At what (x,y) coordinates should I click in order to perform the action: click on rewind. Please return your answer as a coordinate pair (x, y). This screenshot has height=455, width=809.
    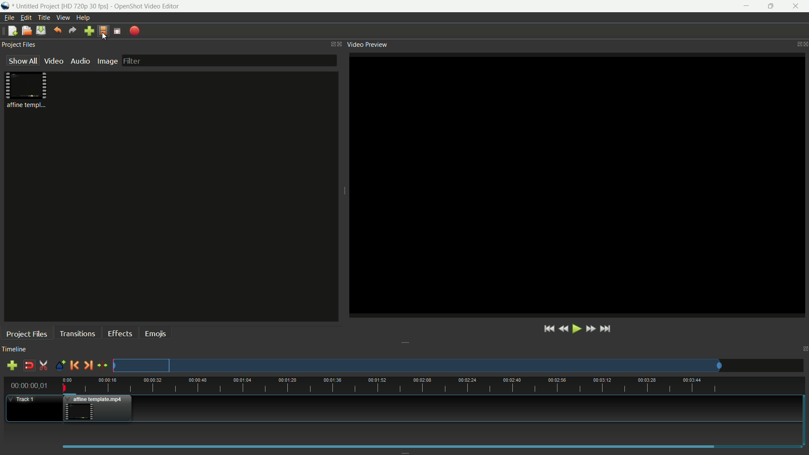
    Looking at the image, I should click on (563, 329).